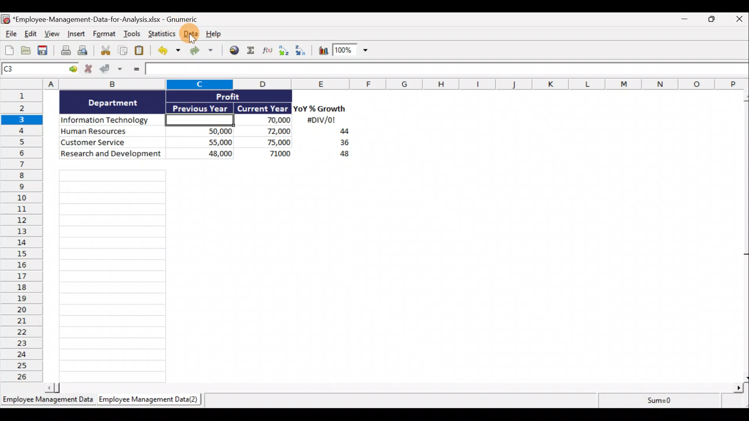 The height and width of the screenshot is (421, 749). I want to click on #DIV/0!, so click(321, 120).